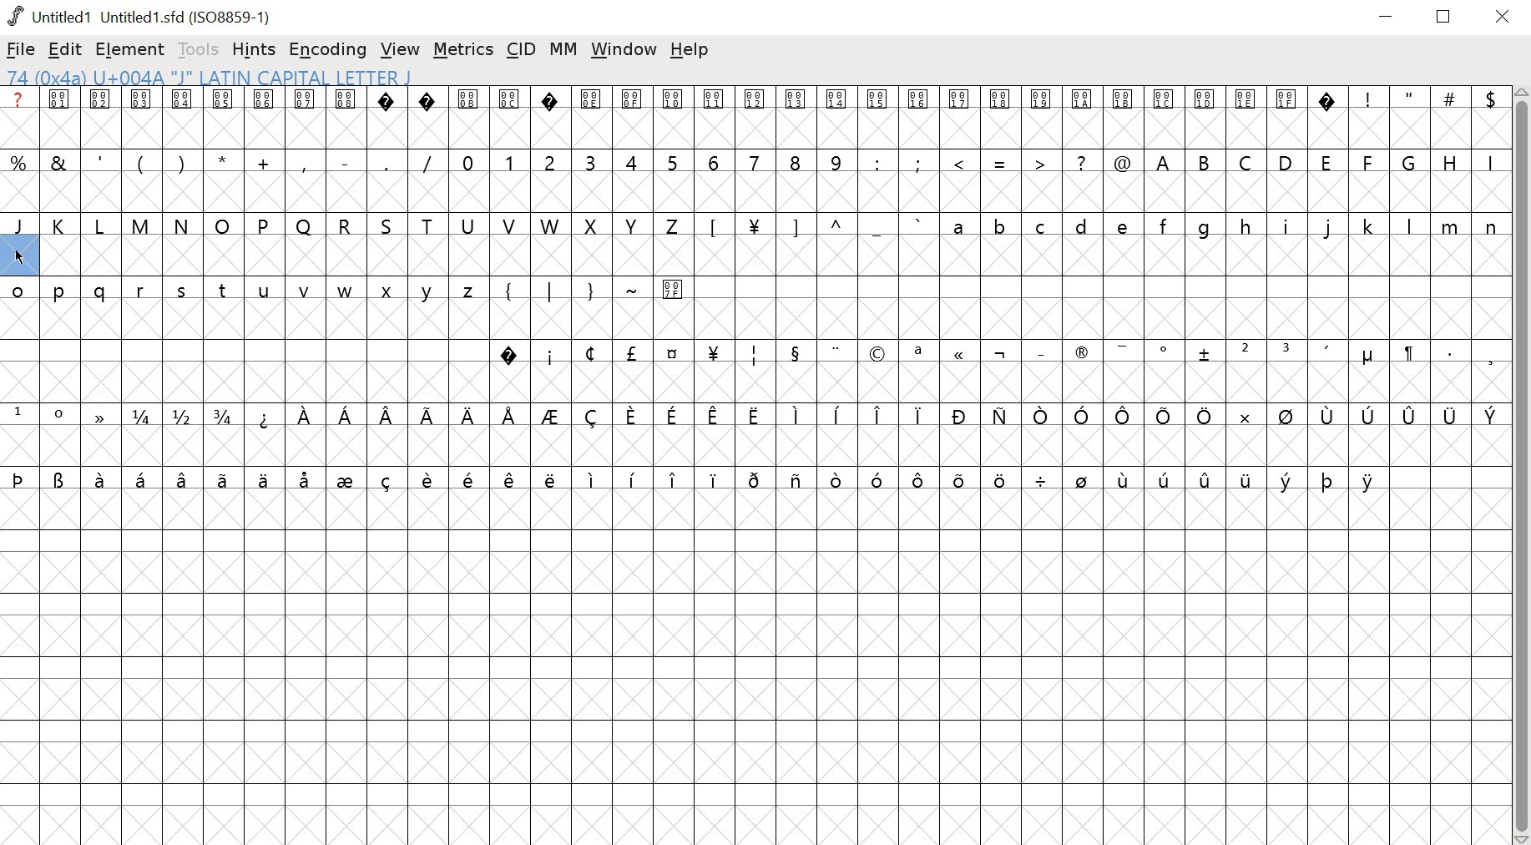  Describe the element at coordinates (669, 99) in the screenshot. I see `glyph symbols` at that location.